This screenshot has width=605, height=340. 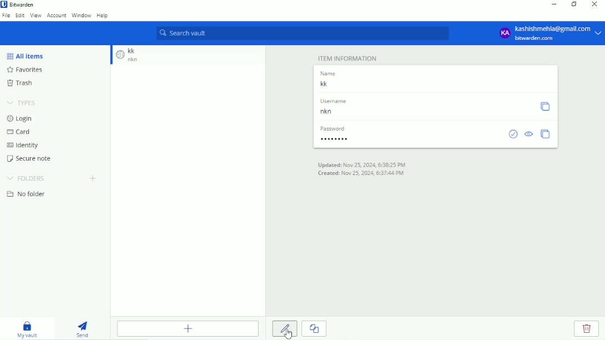 I want to click on Help, so click(x=103, y=16).